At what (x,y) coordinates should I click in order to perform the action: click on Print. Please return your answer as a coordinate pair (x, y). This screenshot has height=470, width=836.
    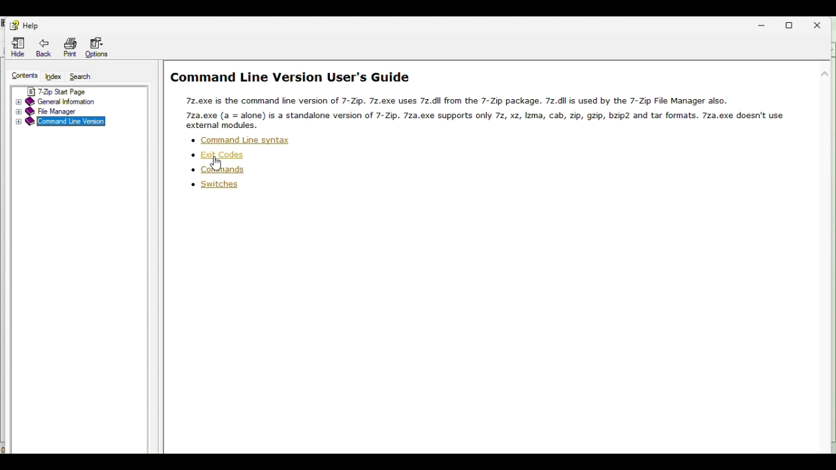
    Looking at the image, I should click on (71, 47).